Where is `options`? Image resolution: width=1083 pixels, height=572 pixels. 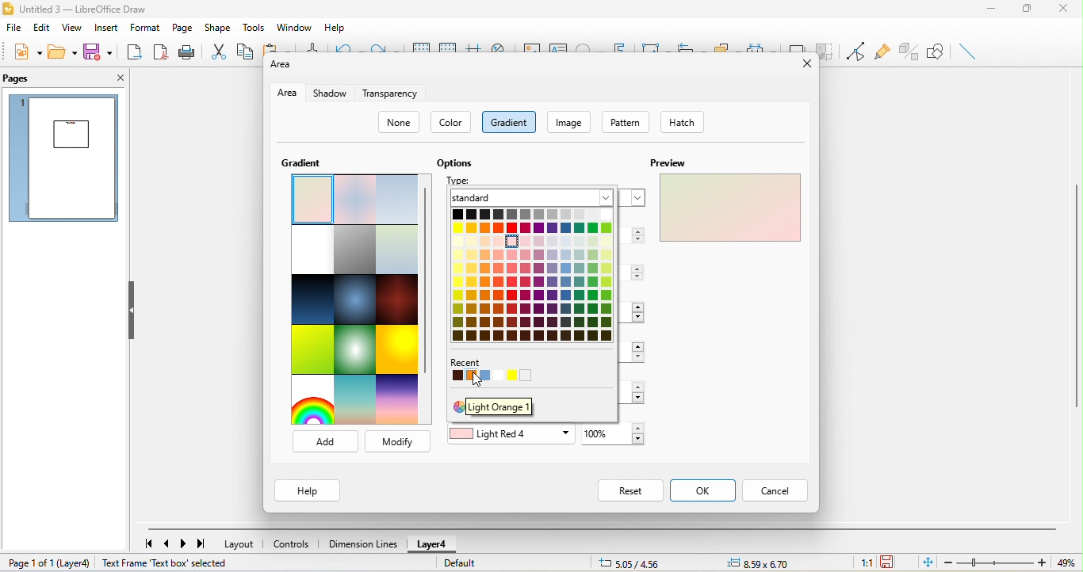
options is located at coordinates (454, 163).